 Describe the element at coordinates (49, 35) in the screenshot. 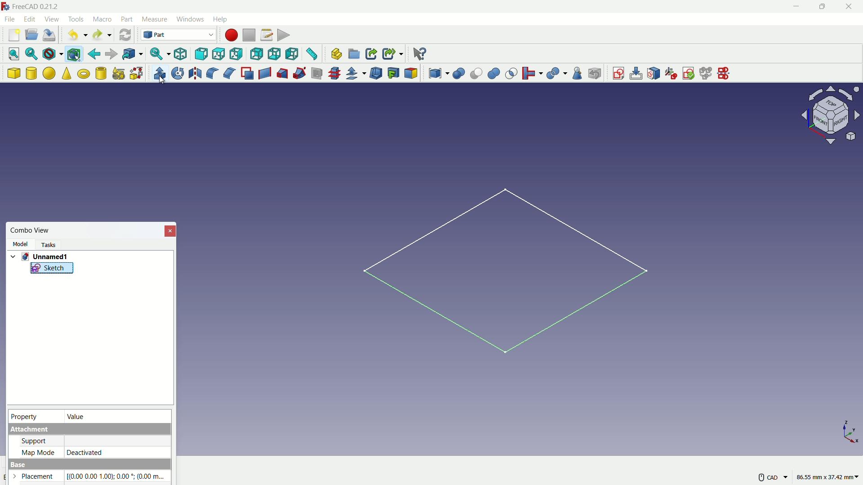

I see `save file` at that location.